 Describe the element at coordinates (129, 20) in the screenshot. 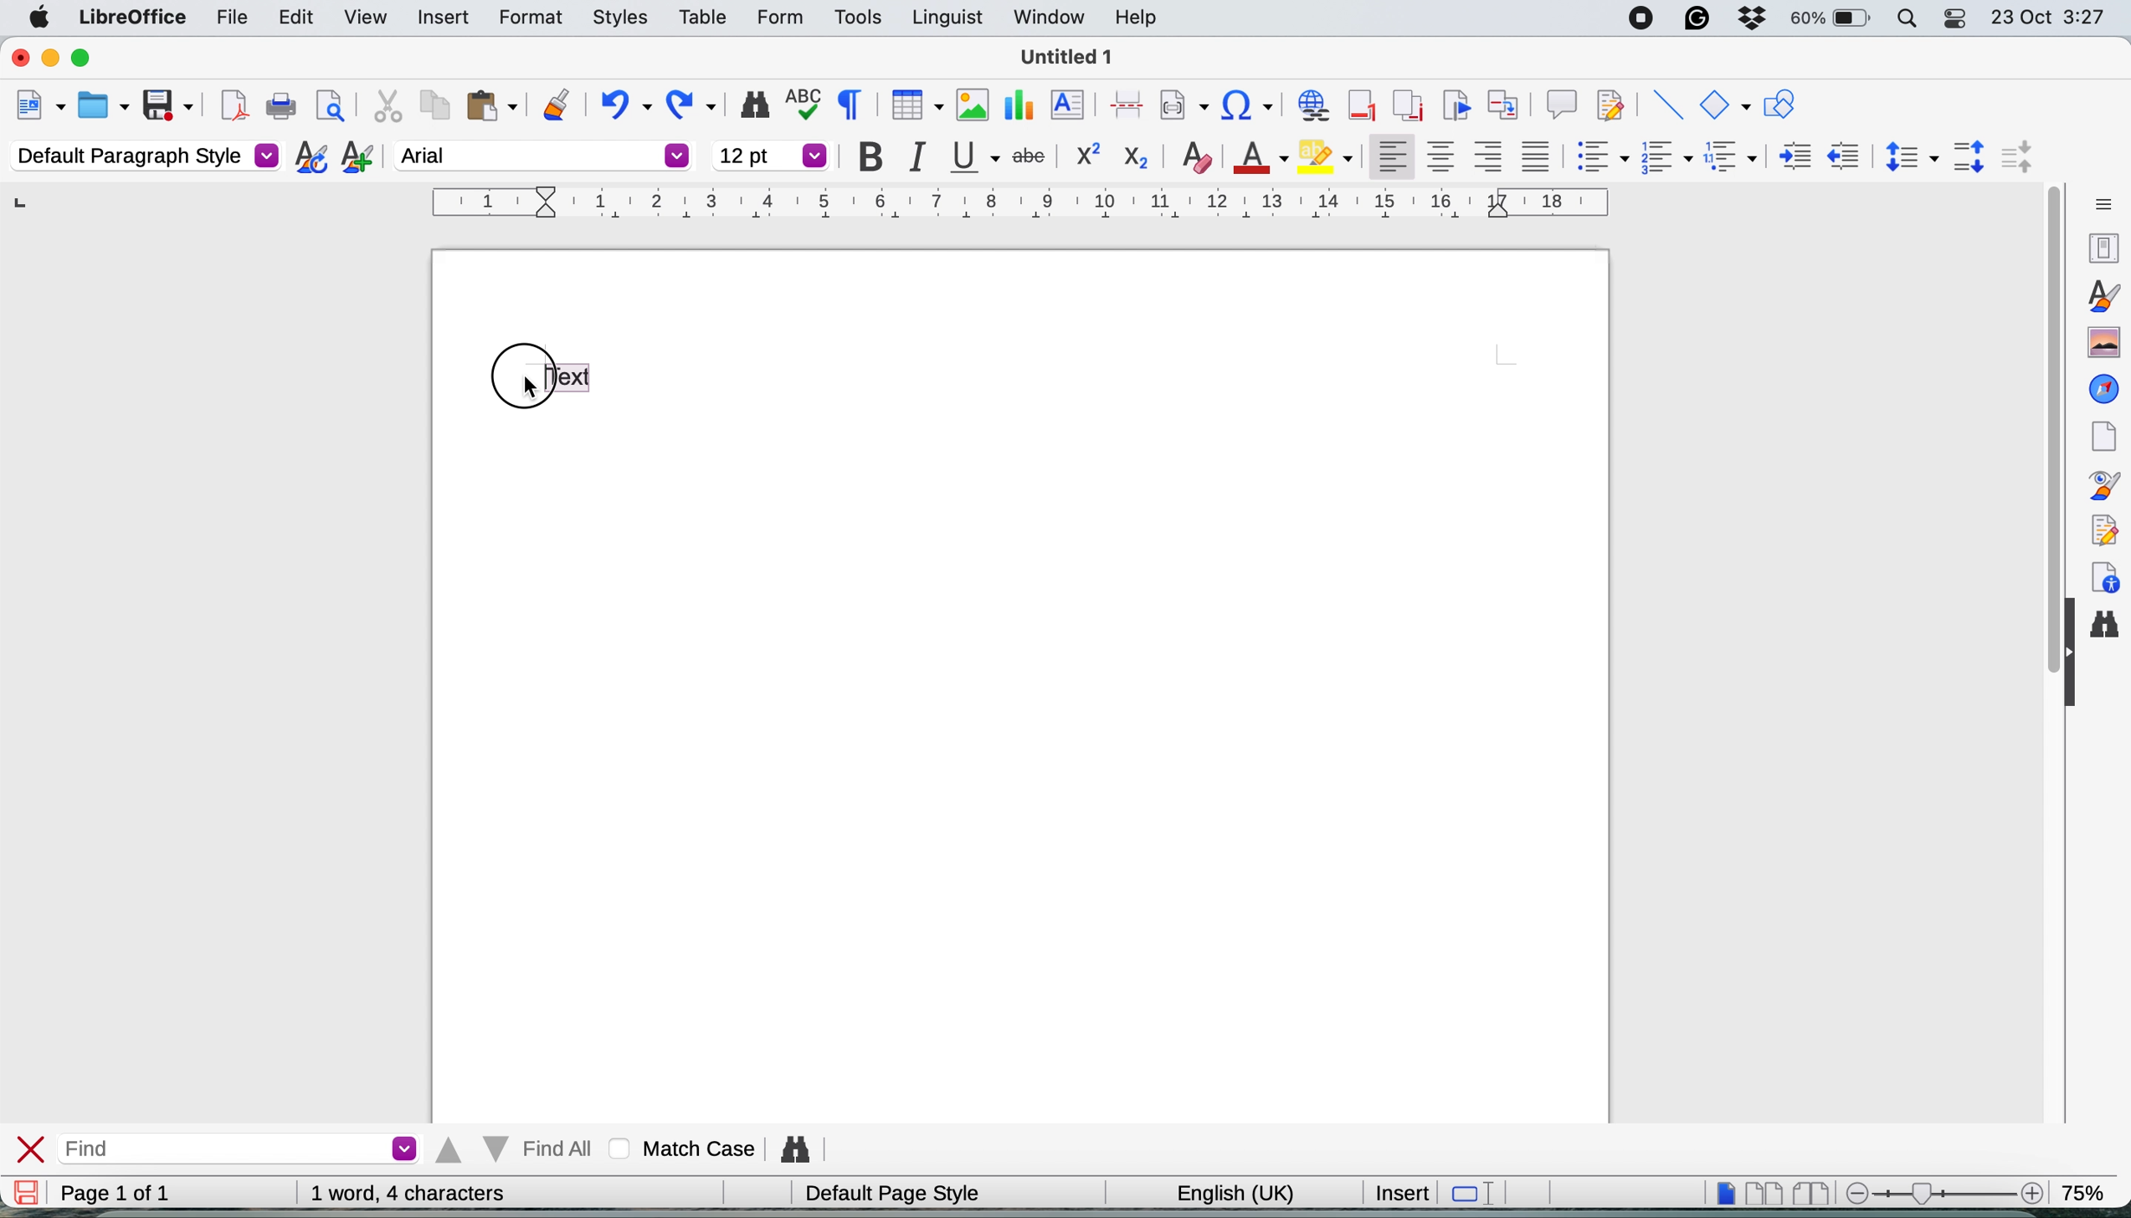

I see `libreoffice` at that location.